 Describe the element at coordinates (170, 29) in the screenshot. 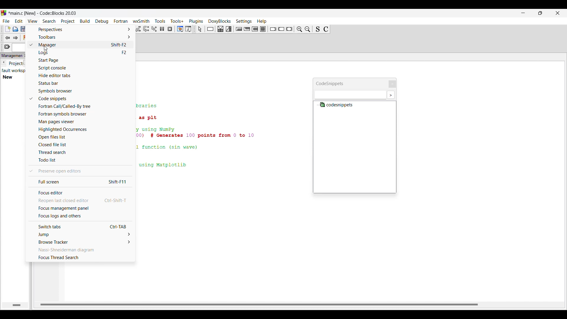

I see `Stop debugger` at that location.